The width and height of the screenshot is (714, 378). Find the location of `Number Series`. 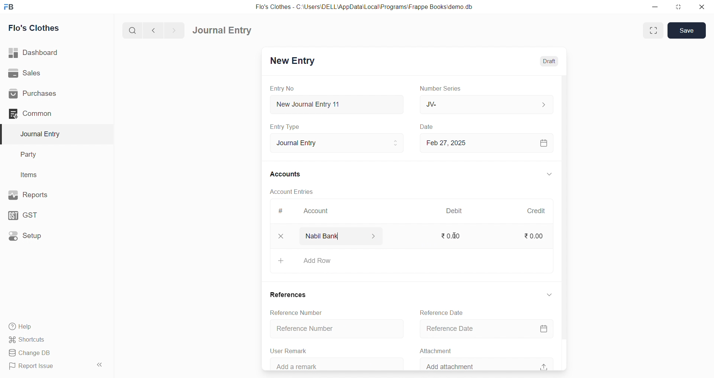

Number Series is located at coordinates (444, 89).